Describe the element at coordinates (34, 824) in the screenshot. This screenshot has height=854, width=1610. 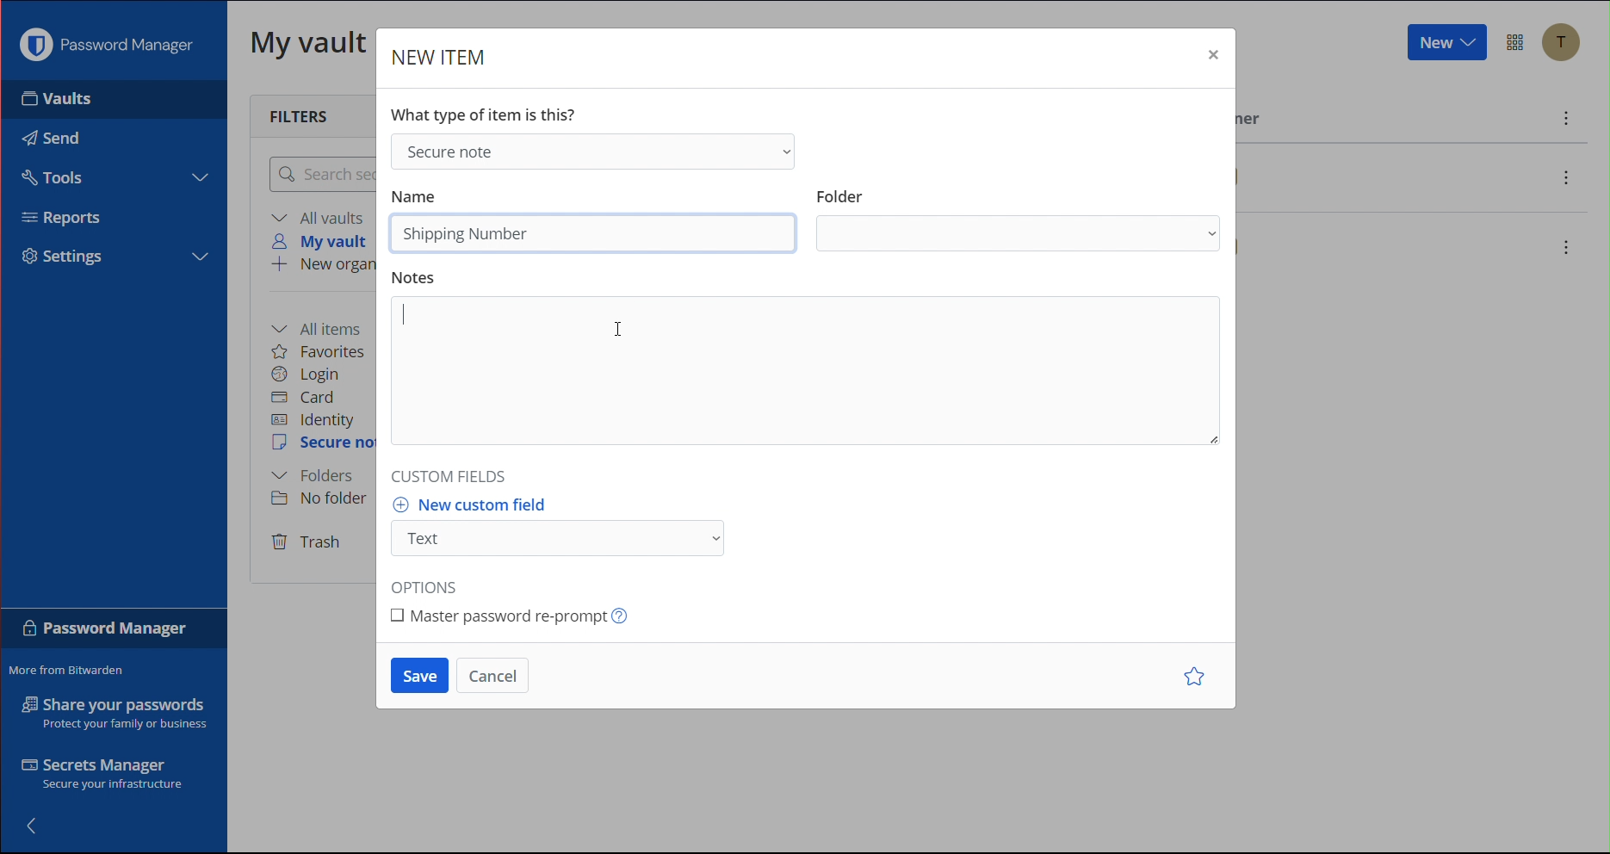
I see `back` at that location.